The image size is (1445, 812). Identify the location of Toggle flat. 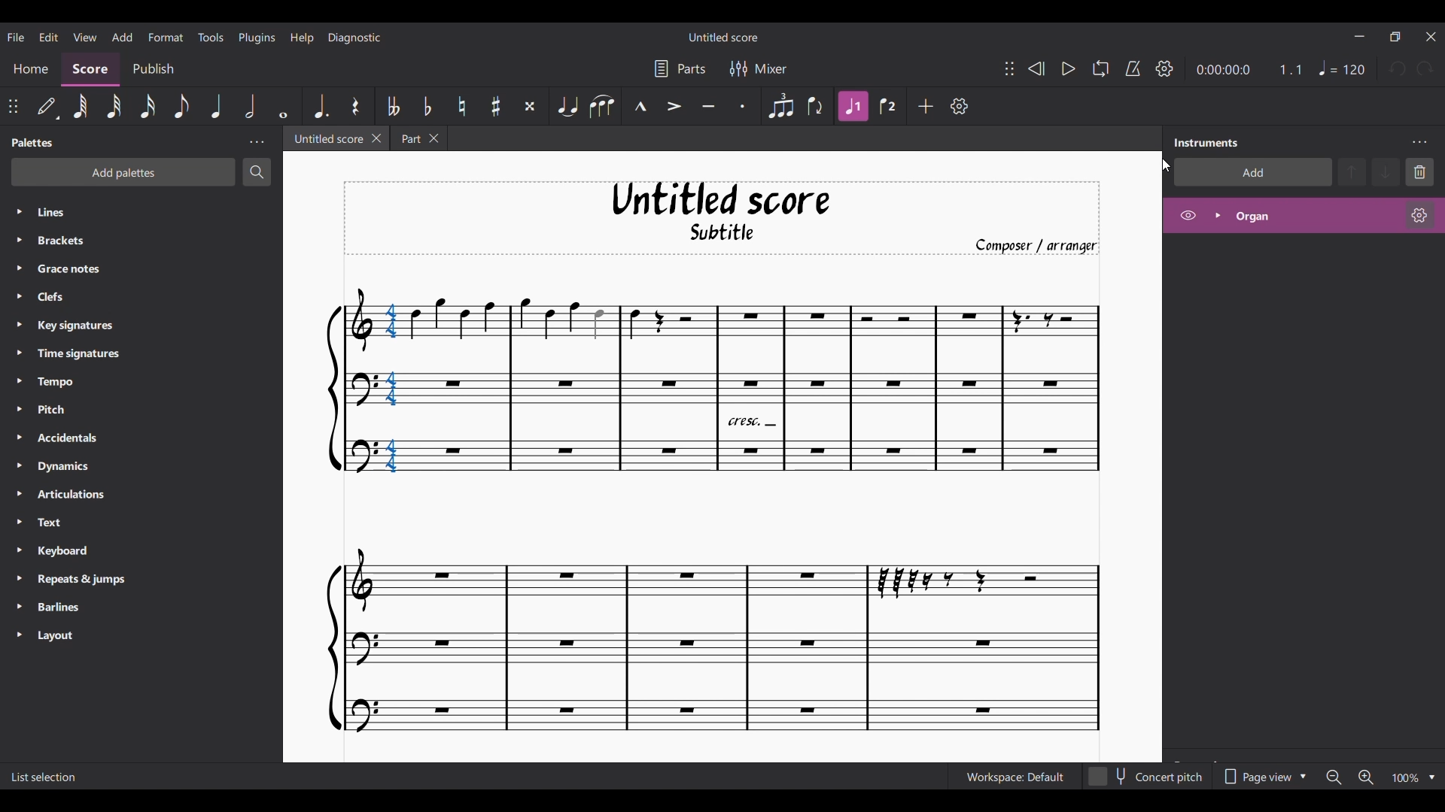
(427, 105).